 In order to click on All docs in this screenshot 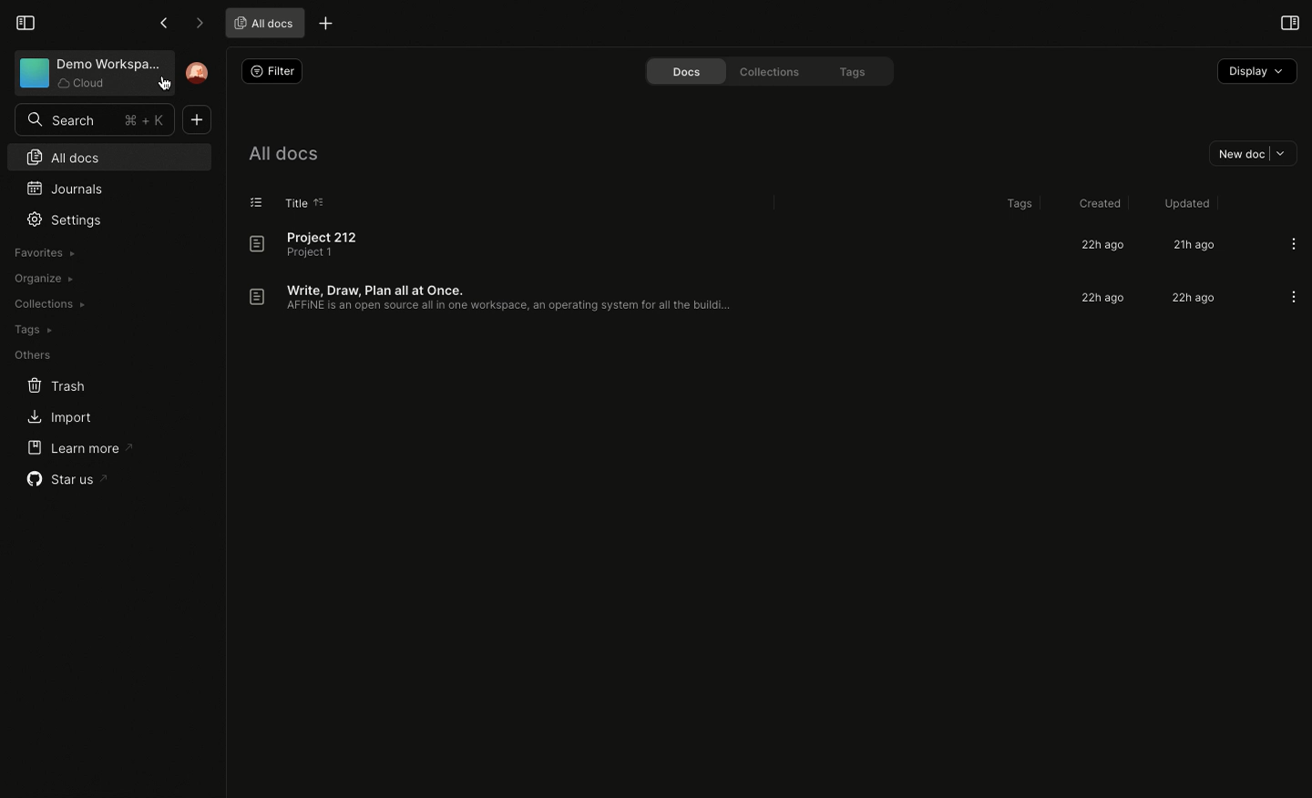, I will do `click(284, 151)`.